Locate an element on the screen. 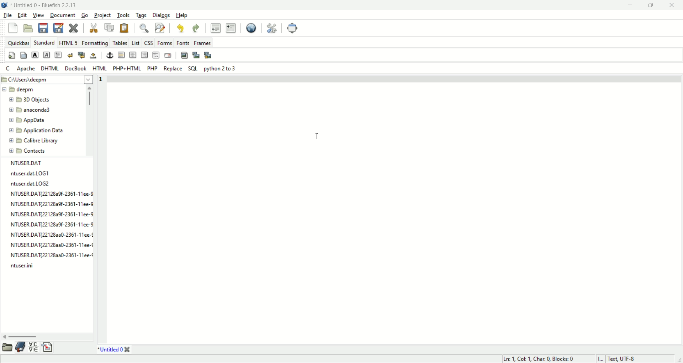  view is located at coordinates (39, 15).